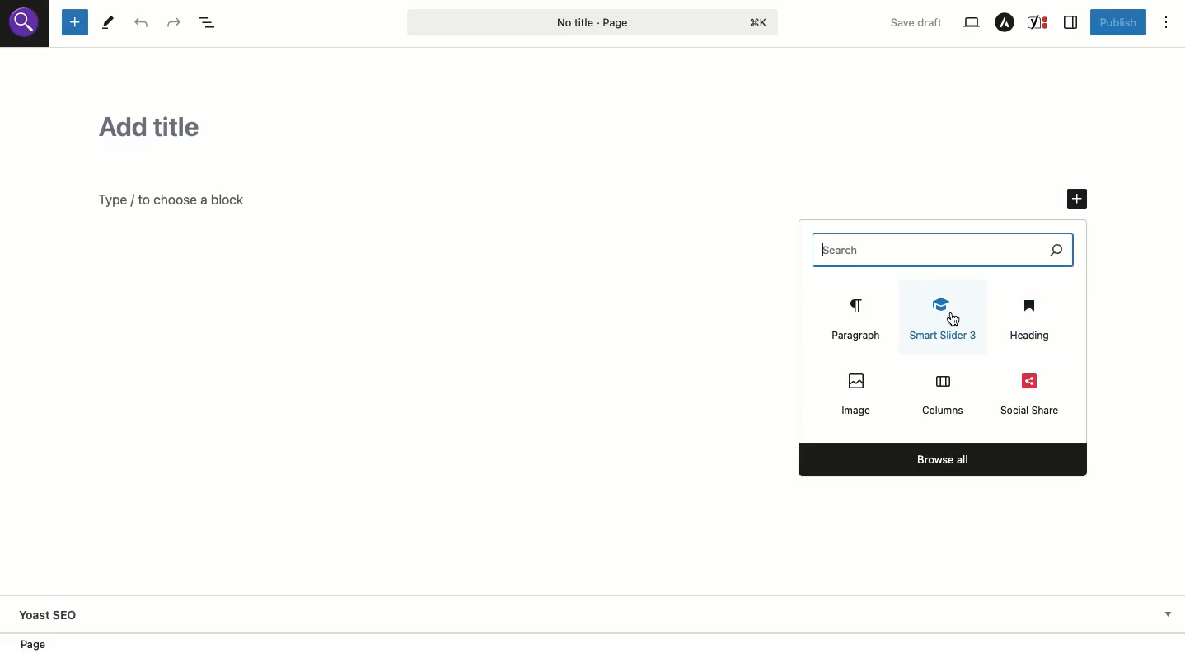  Describe the element at coordinates (141, 22) in the screenshot. I see `Undo` at that location.